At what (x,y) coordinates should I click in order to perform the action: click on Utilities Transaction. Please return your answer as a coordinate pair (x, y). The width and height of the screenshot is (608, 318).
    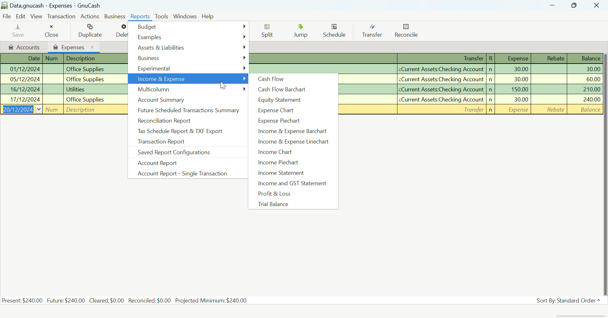
    Looking at the image, I should click on (471, 89).